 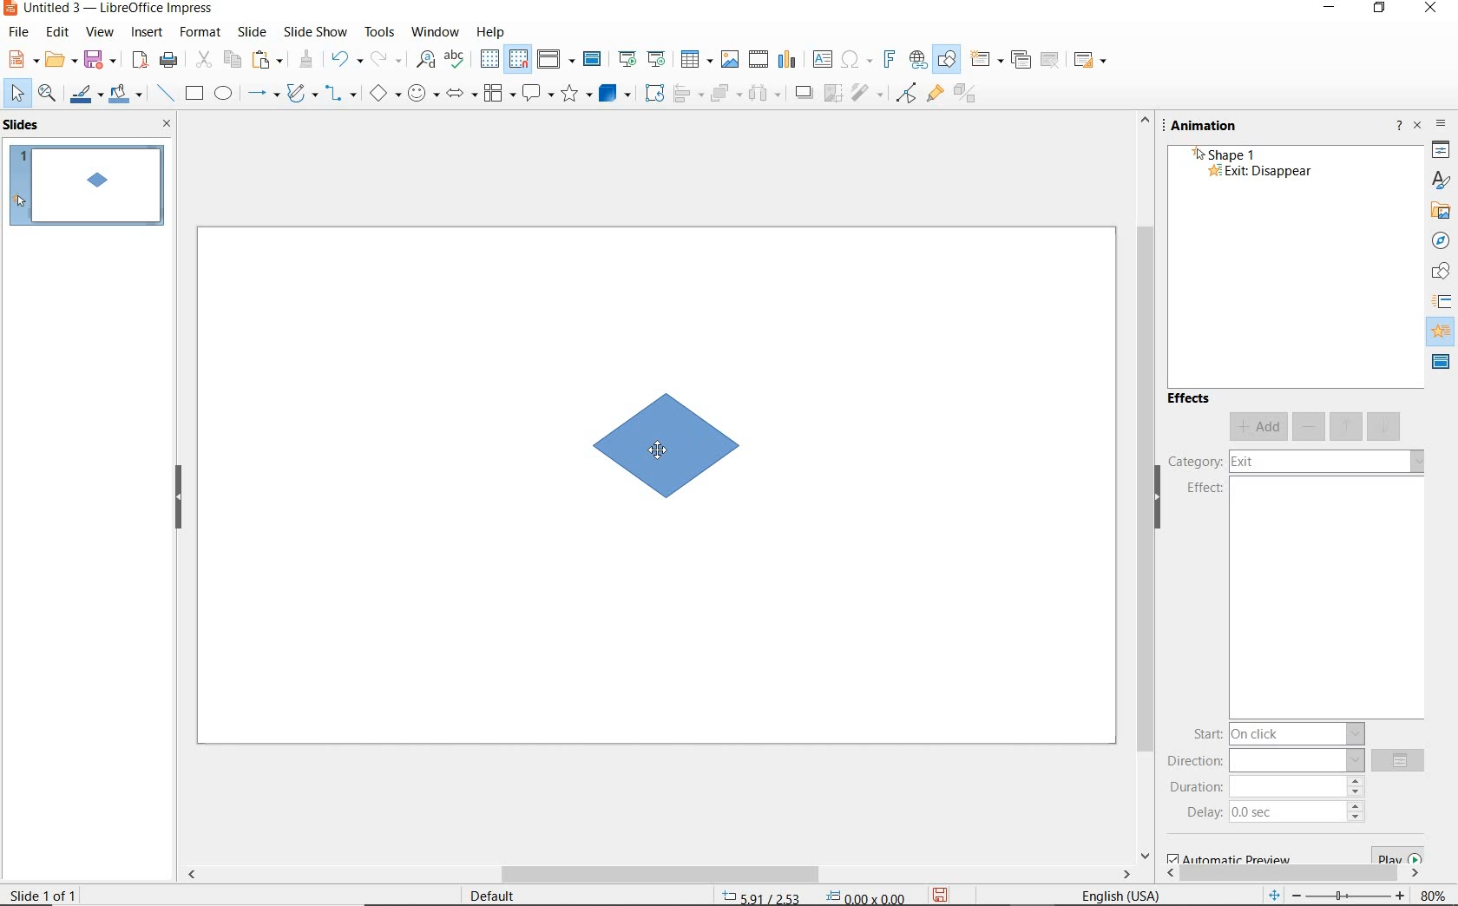 I want to click on close, so click(x=1431, y=9).